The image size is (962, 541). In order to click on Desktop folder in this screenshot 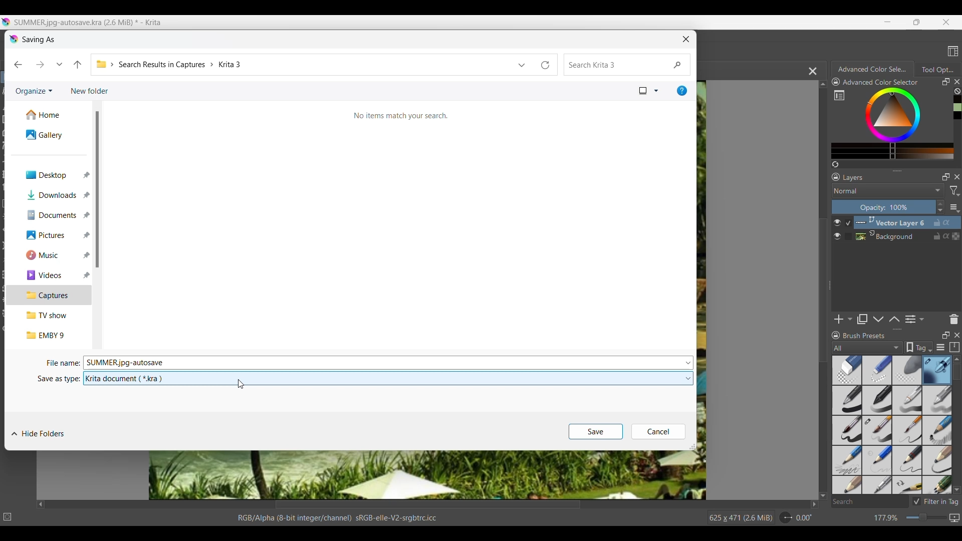, I will do `click(50, 175)`.